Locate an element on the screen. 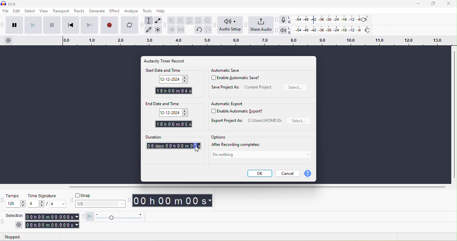 This screenshot has width=457, height=241. enable automatic export? is located at coordinates (240, 112).